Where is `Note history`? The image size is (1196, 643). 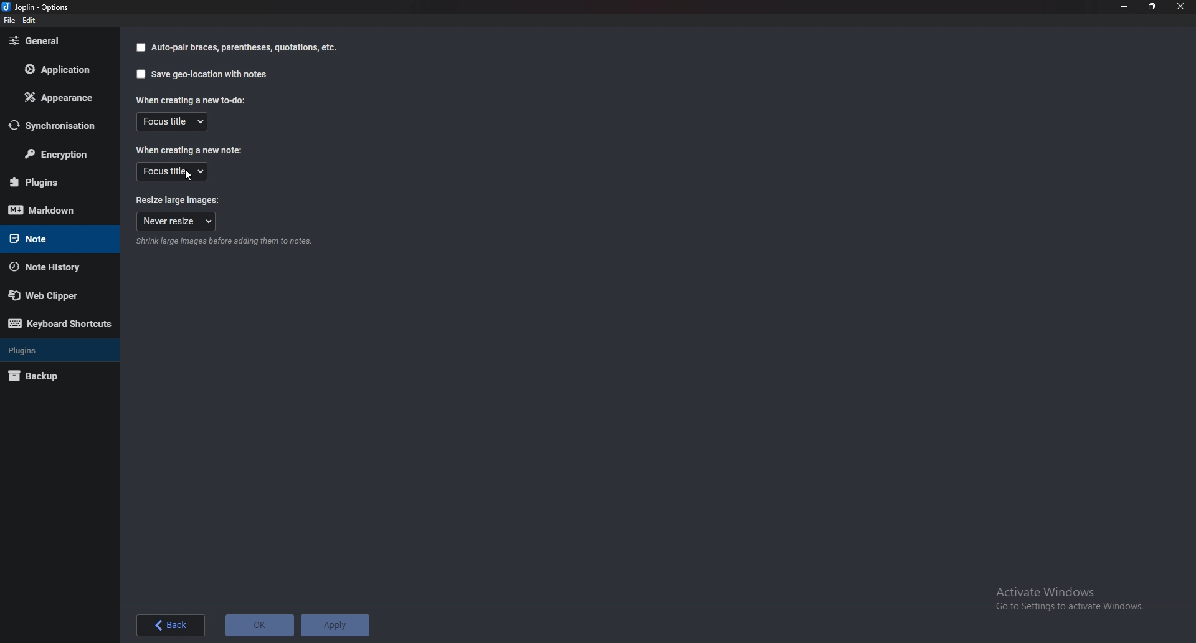
Note history is located at coordinates (50, 267).